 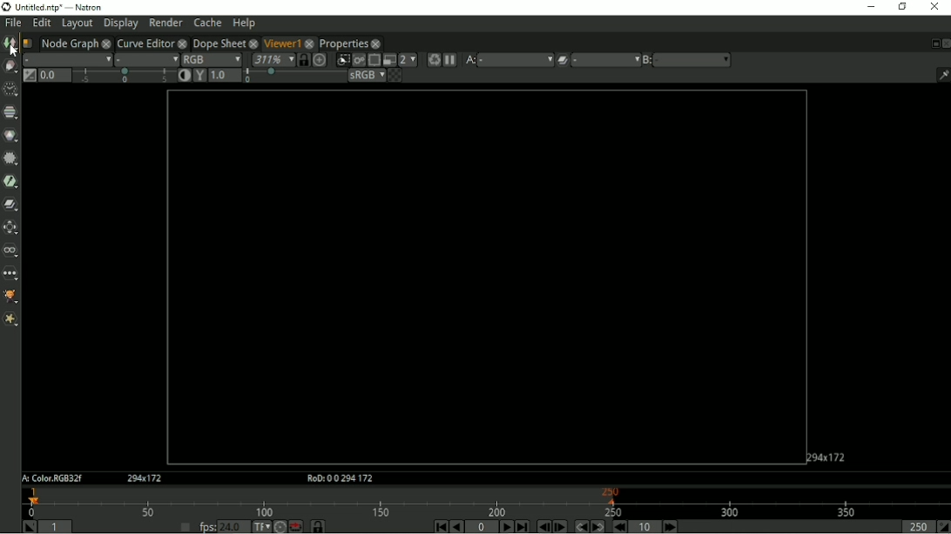 I want to click on Next frame, so click(x=561, y=526).